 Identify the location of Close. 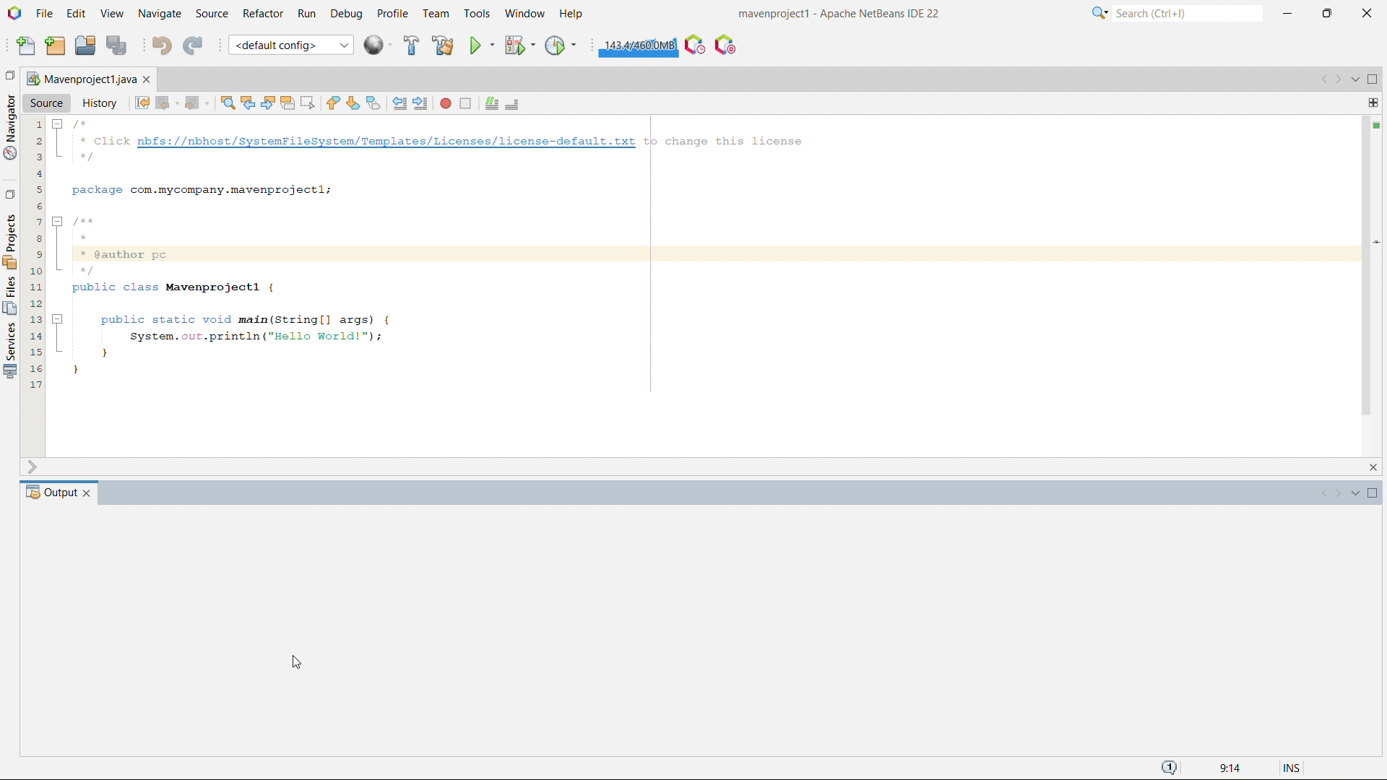
(149, 81).